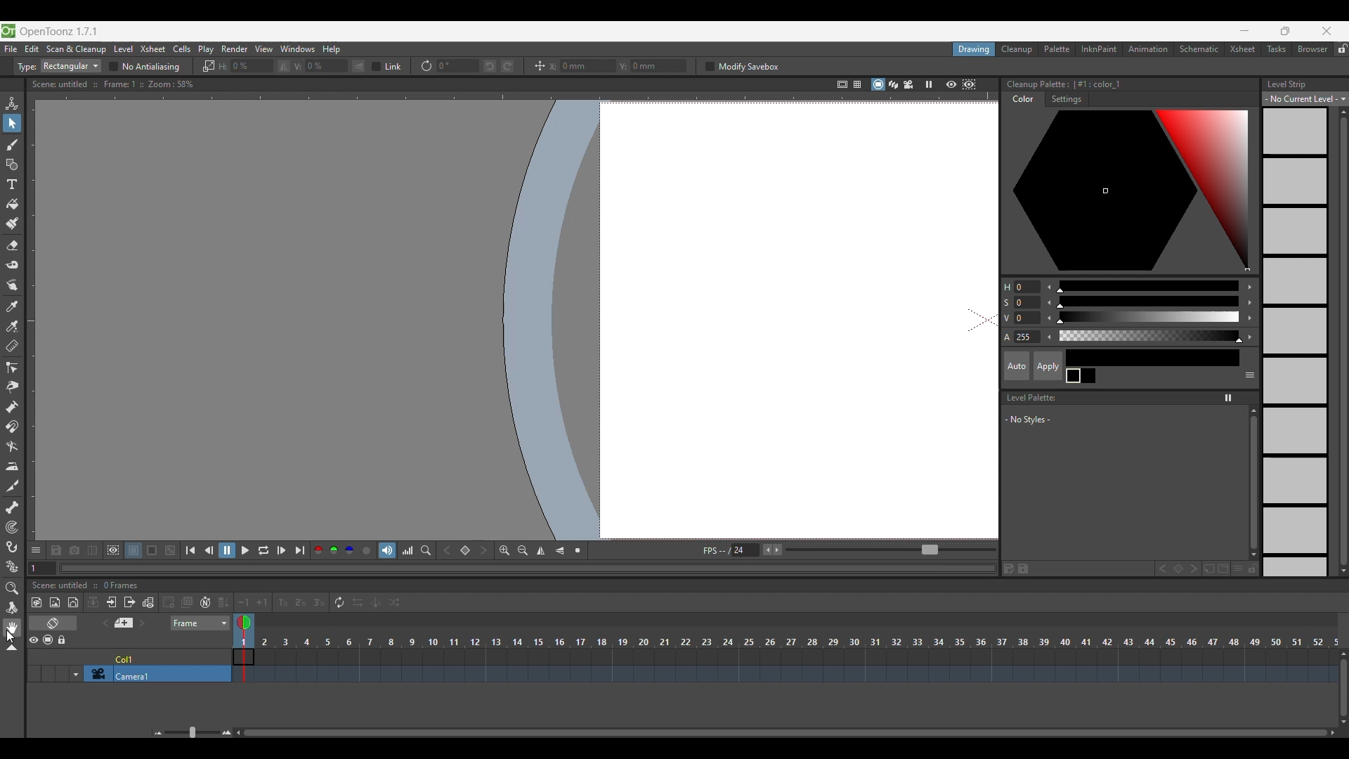 Image resolution: width=1349 pixels, height=759 pixels. Describe the element at coordinates (835, 83) in the screenshot. I see `Safe area` at that location.